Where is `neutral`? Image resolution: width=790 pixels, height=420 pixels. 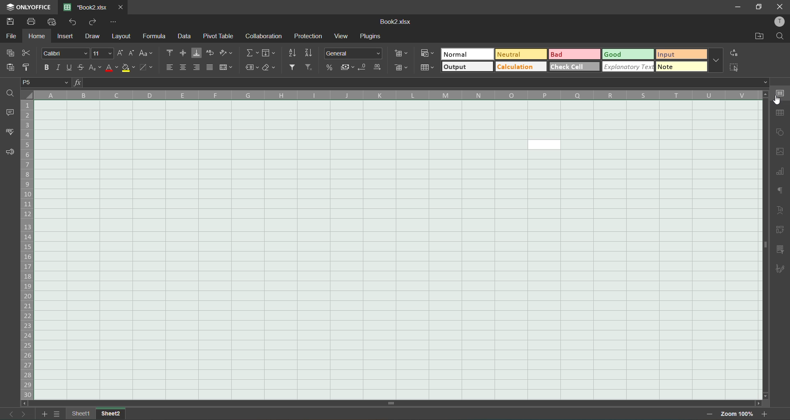
neutral is located at coordinates (523, 55).